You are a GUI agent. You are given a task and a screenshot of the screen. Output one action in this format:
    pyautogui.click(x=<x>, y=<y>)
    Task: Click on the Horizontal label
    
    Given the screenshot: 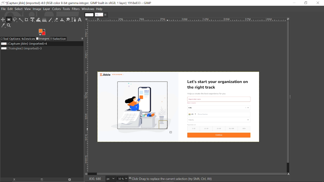 What is the action you would take?
    pyautogui.click(x=164, y=19)
    